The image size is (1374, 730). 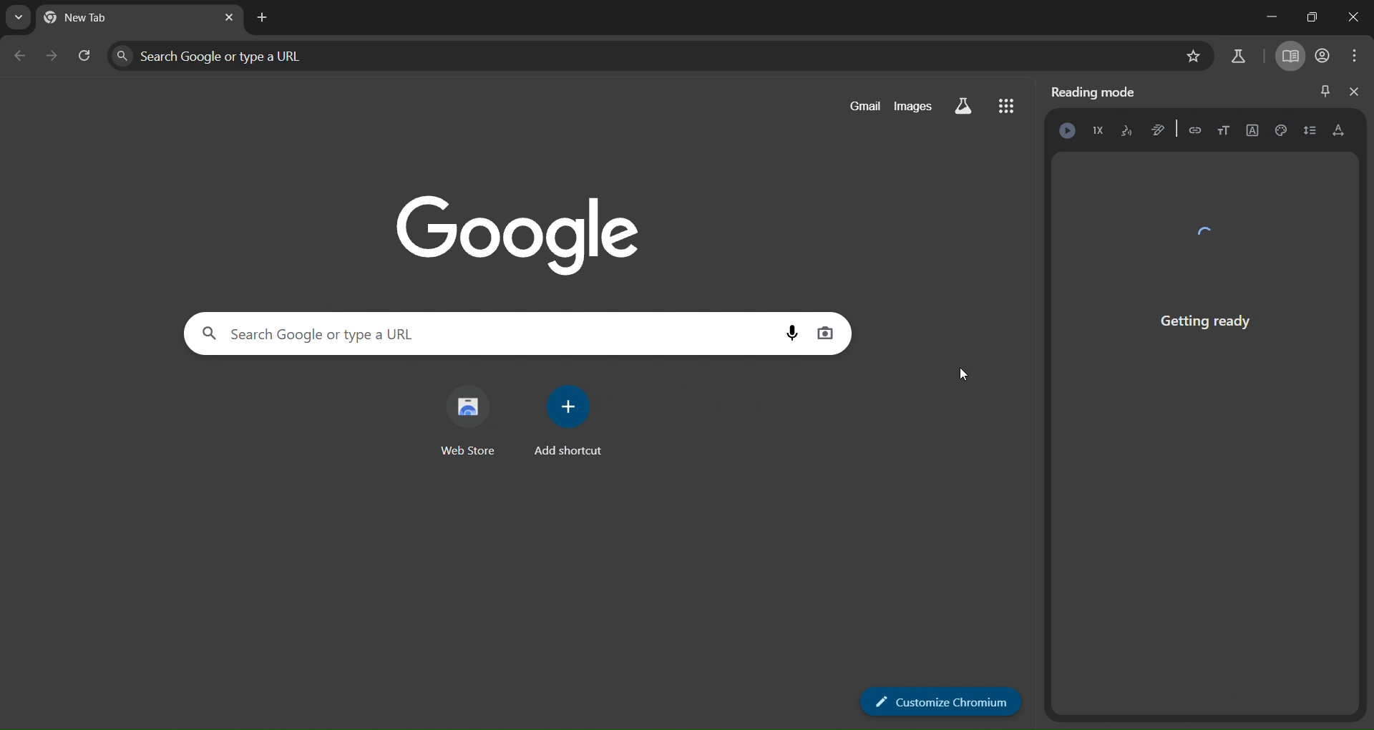 What do you see at coordinates (1323, 87) in the screenshot?
I see `pin` at bounding box center [1323, 87].